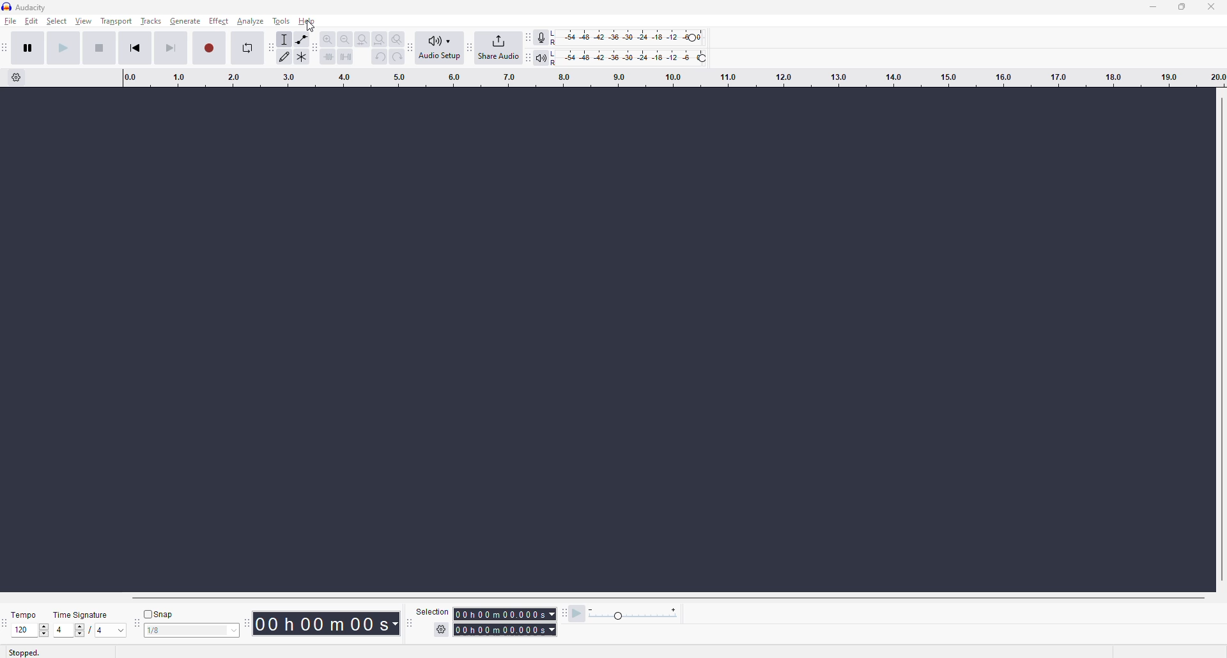  What do you see at coordinates (212, 48) in the screenshot?
I see `record` at bounding box center [212, 48].